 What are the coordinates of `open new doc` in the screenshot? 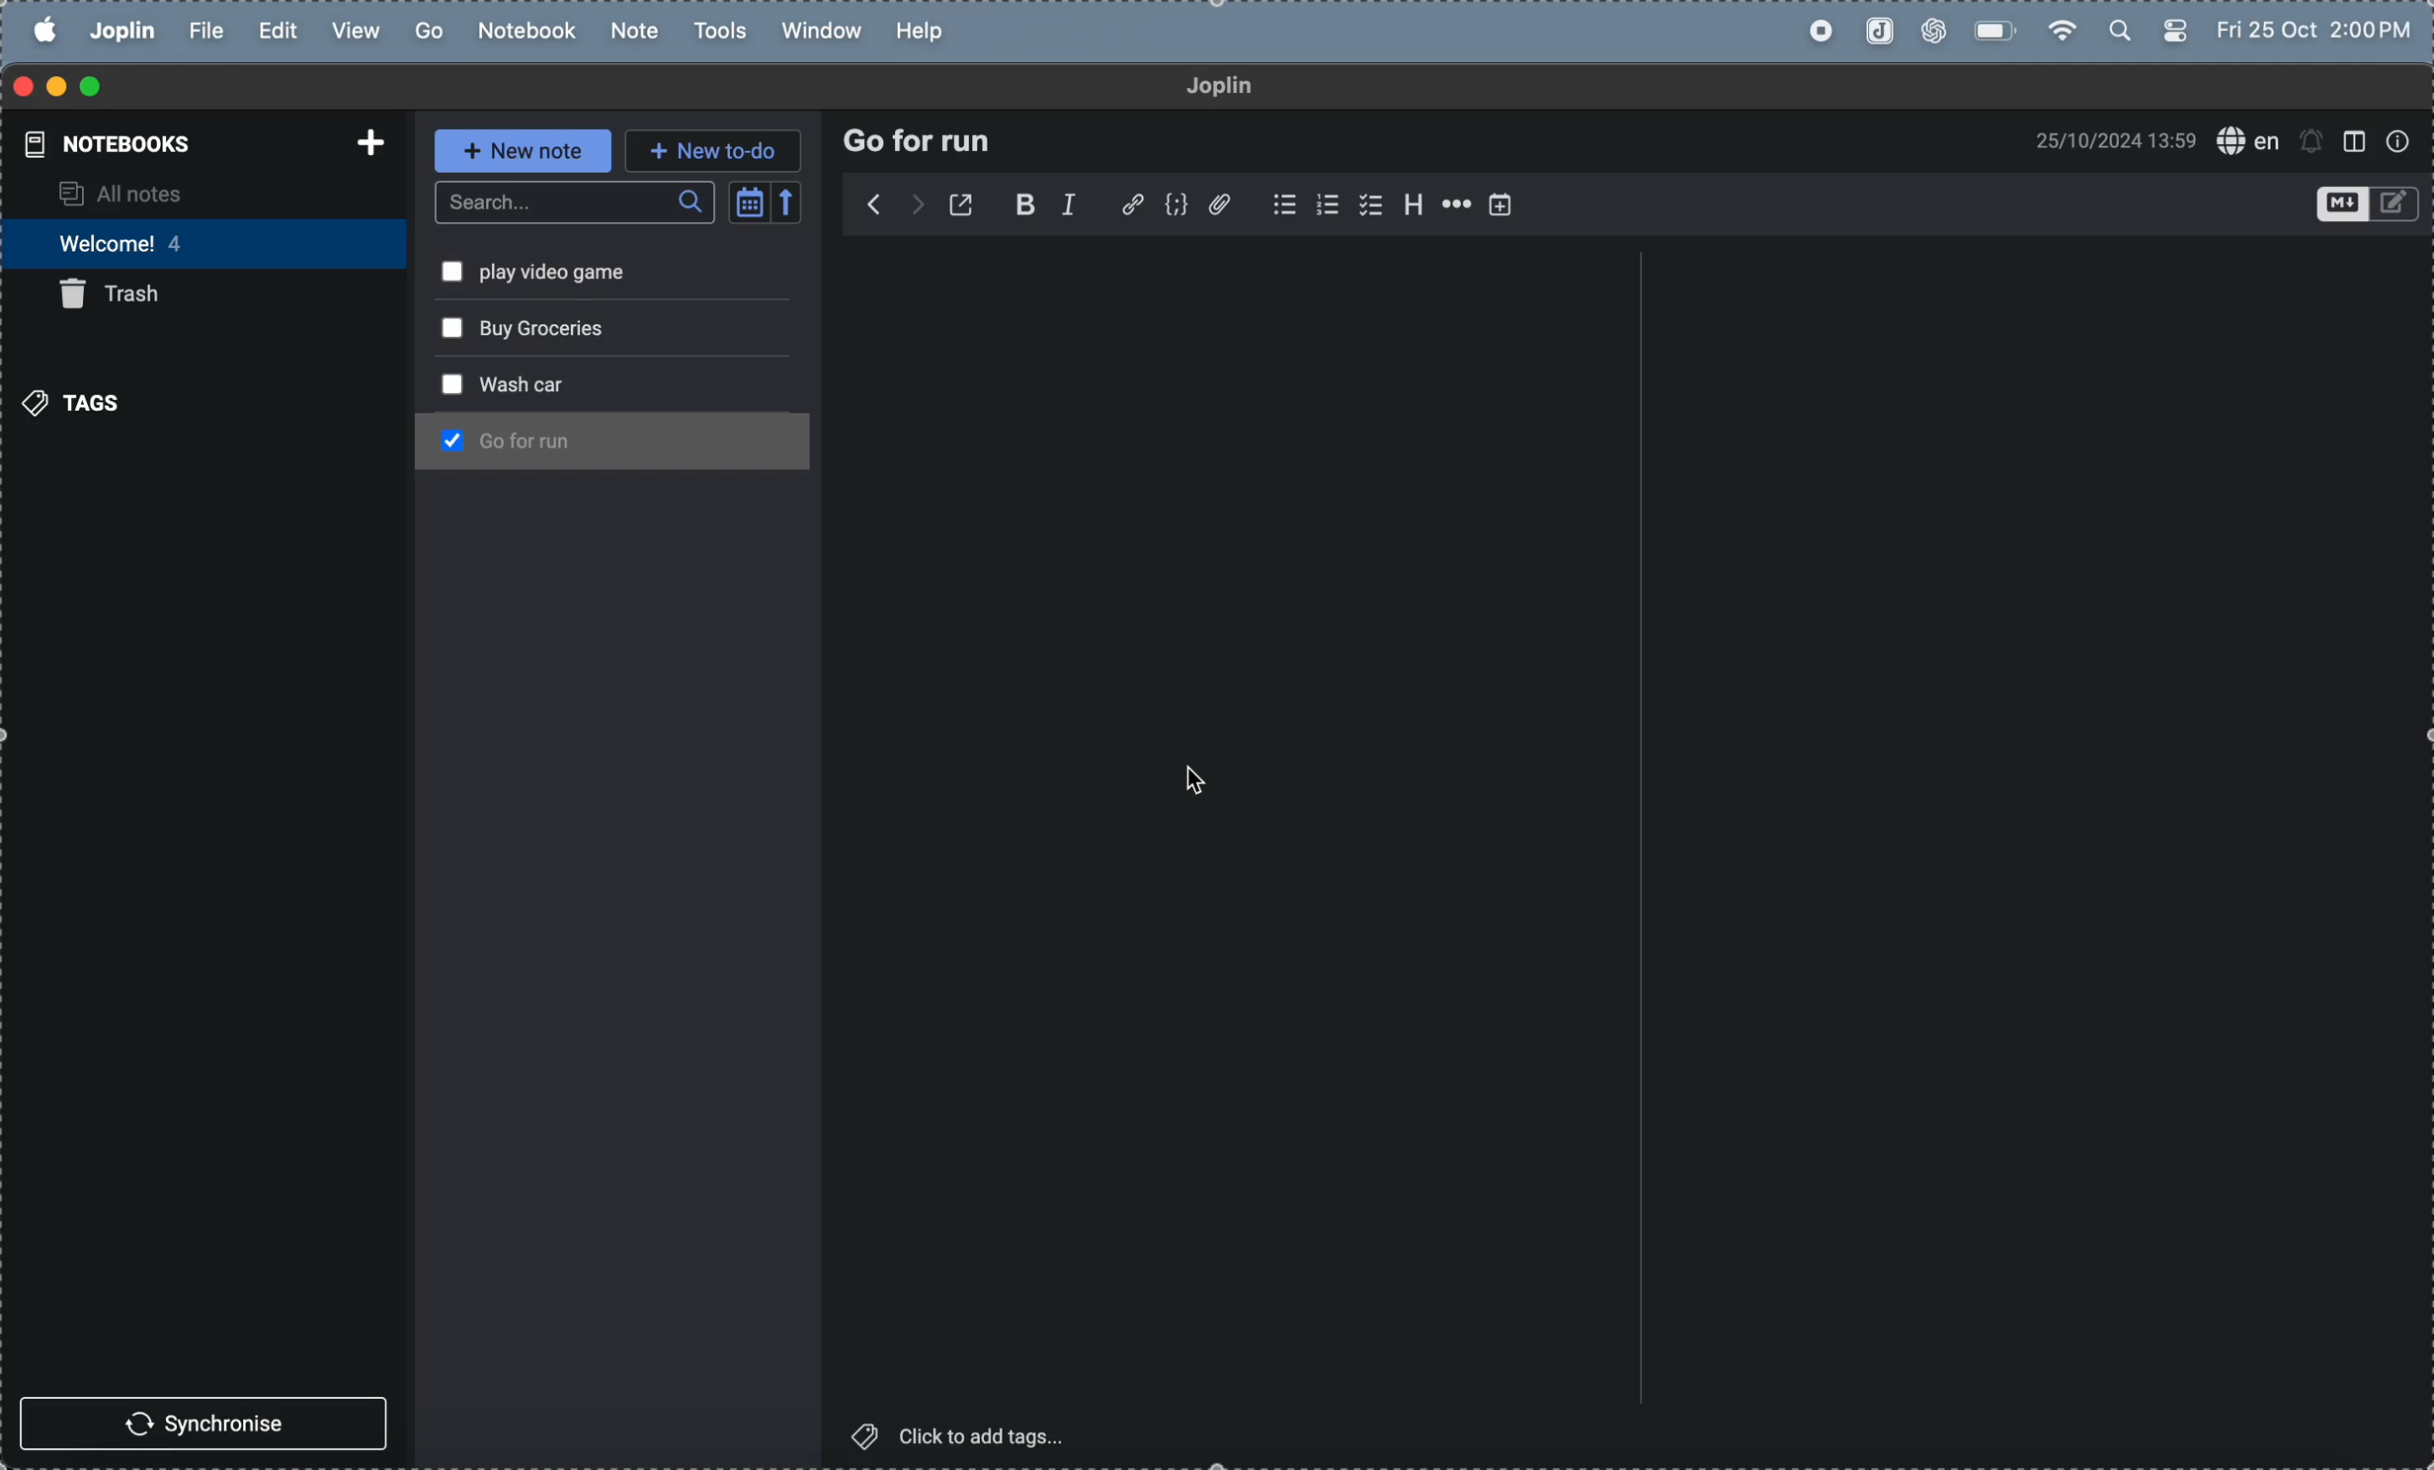 It's located at (963, 201).